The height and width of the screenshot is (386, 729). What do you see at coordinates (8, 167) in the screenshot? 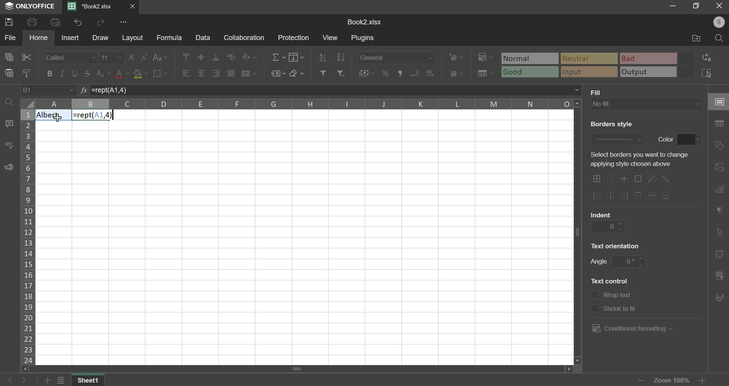
I see `feedback` at bounding box center [8, 167].